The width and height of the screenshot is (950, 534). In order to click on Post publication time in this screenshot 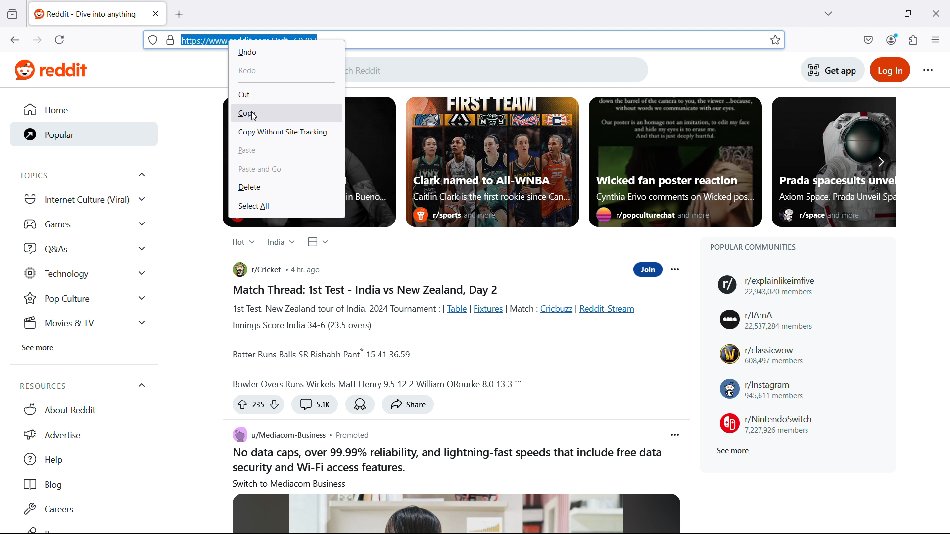, I will do `click(307, 270)`.